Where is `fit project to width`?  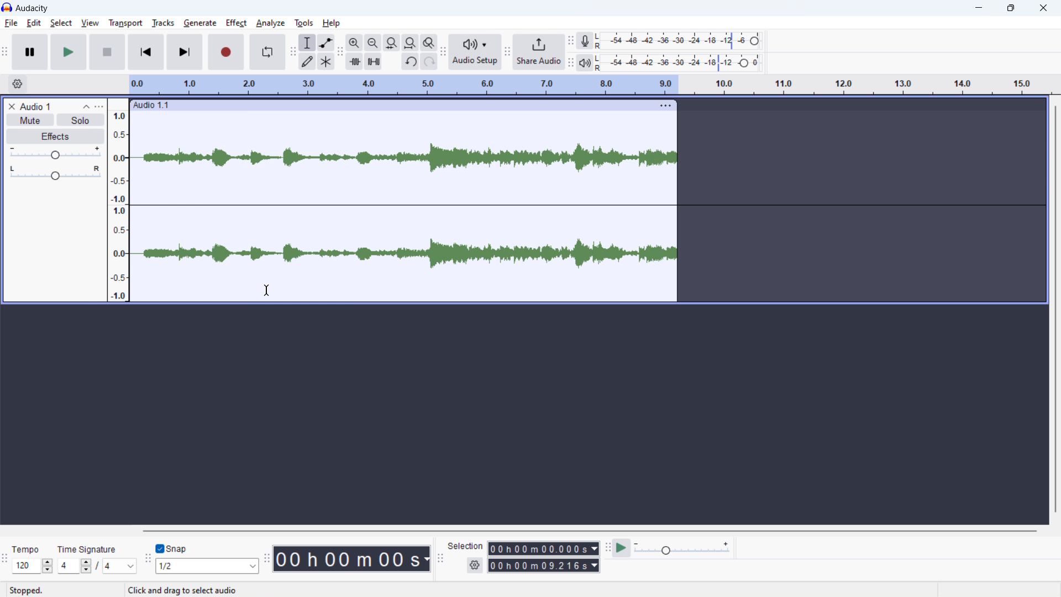 fit project to width is located at coordinates (411, 42).